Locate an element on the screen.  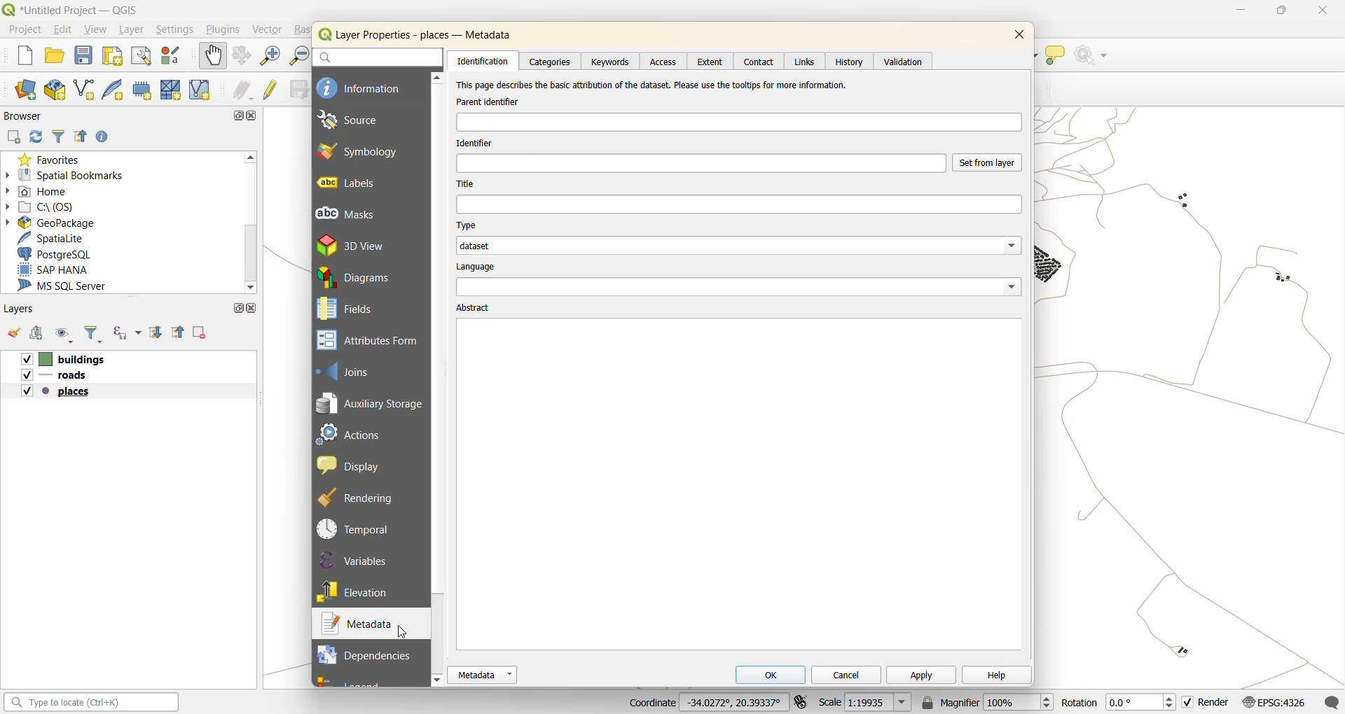
layers is located at coordinates (57, 391).